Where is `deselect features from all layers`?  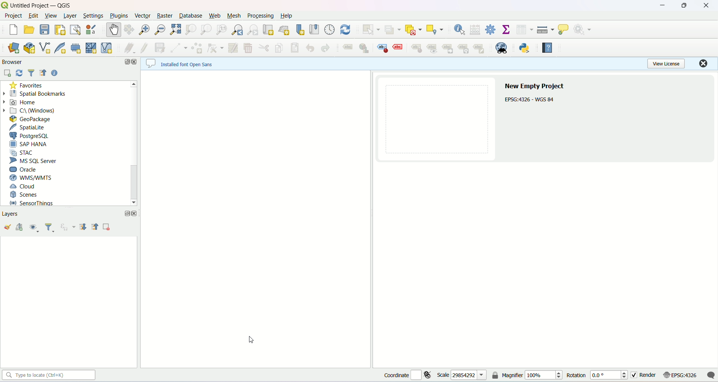 deselect features from all layers is located at coordinates (415, 29).